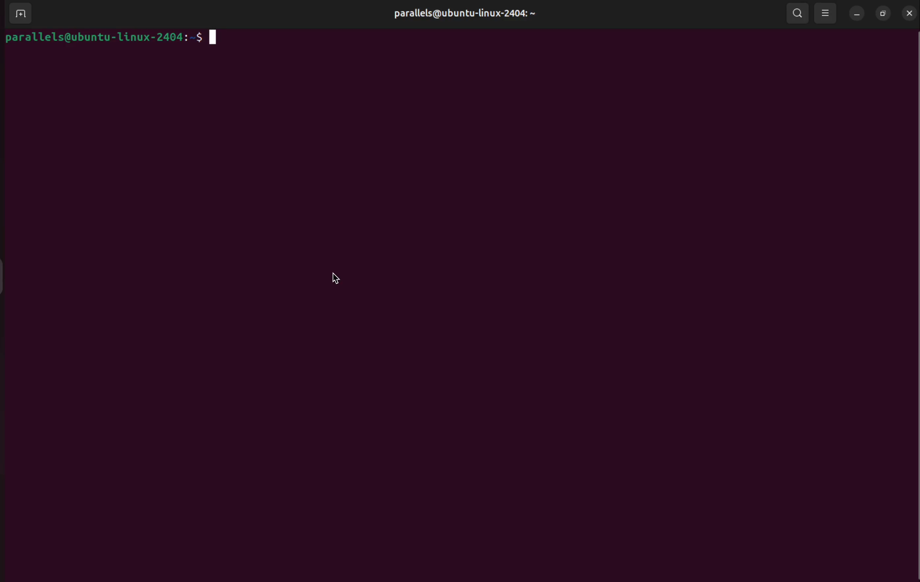  I want to click on view options, so click(827, 13).